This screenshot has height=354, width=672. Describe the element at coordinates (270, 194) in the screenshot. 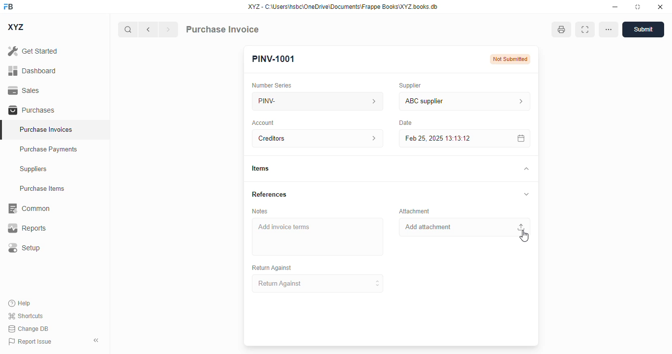

I see `references` at that location.